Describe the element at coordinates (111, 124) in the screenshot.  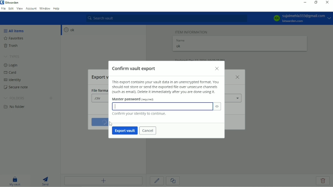
I see `Cursor` at that location.